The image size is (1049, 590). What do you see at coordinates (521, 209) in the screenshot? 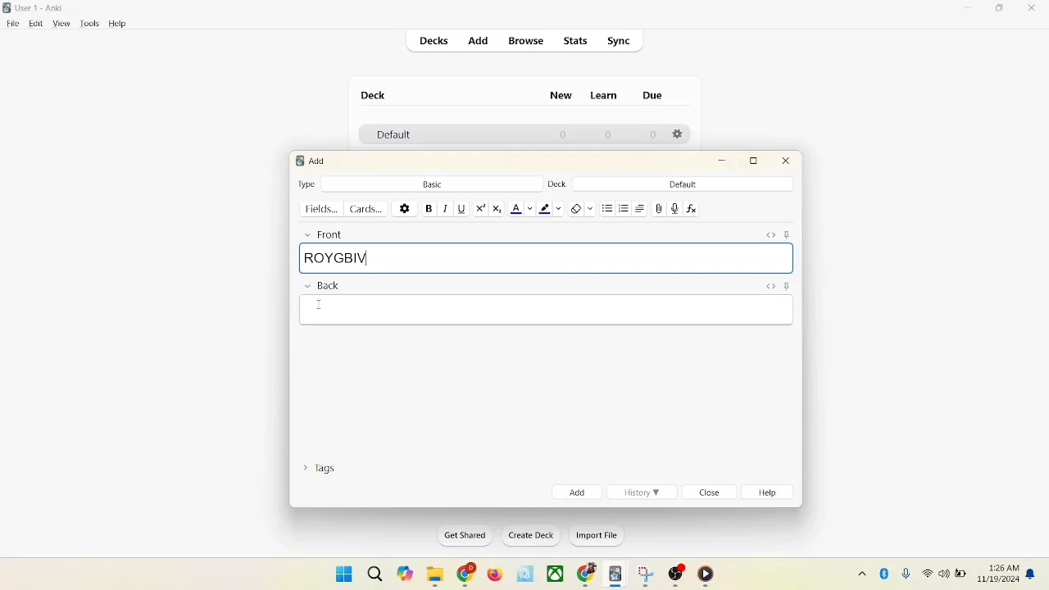
I see `text color` at bounding box center [521, 209].